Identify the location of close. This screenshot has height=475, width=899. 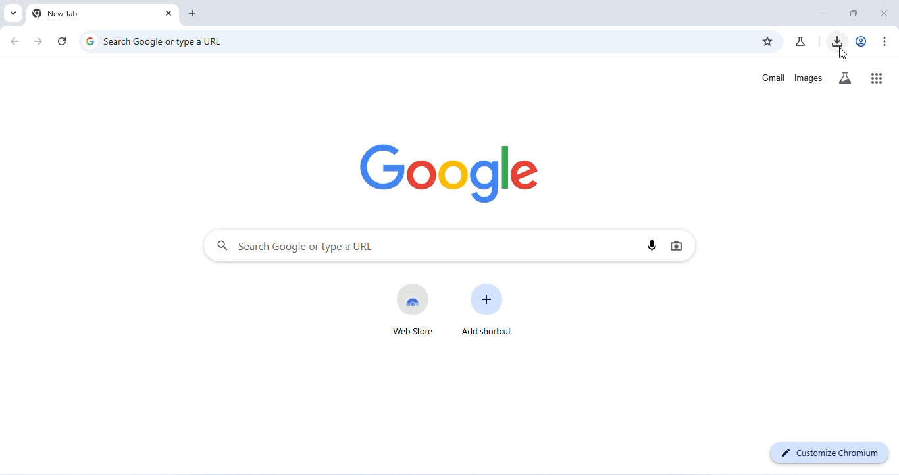
(883, 13).